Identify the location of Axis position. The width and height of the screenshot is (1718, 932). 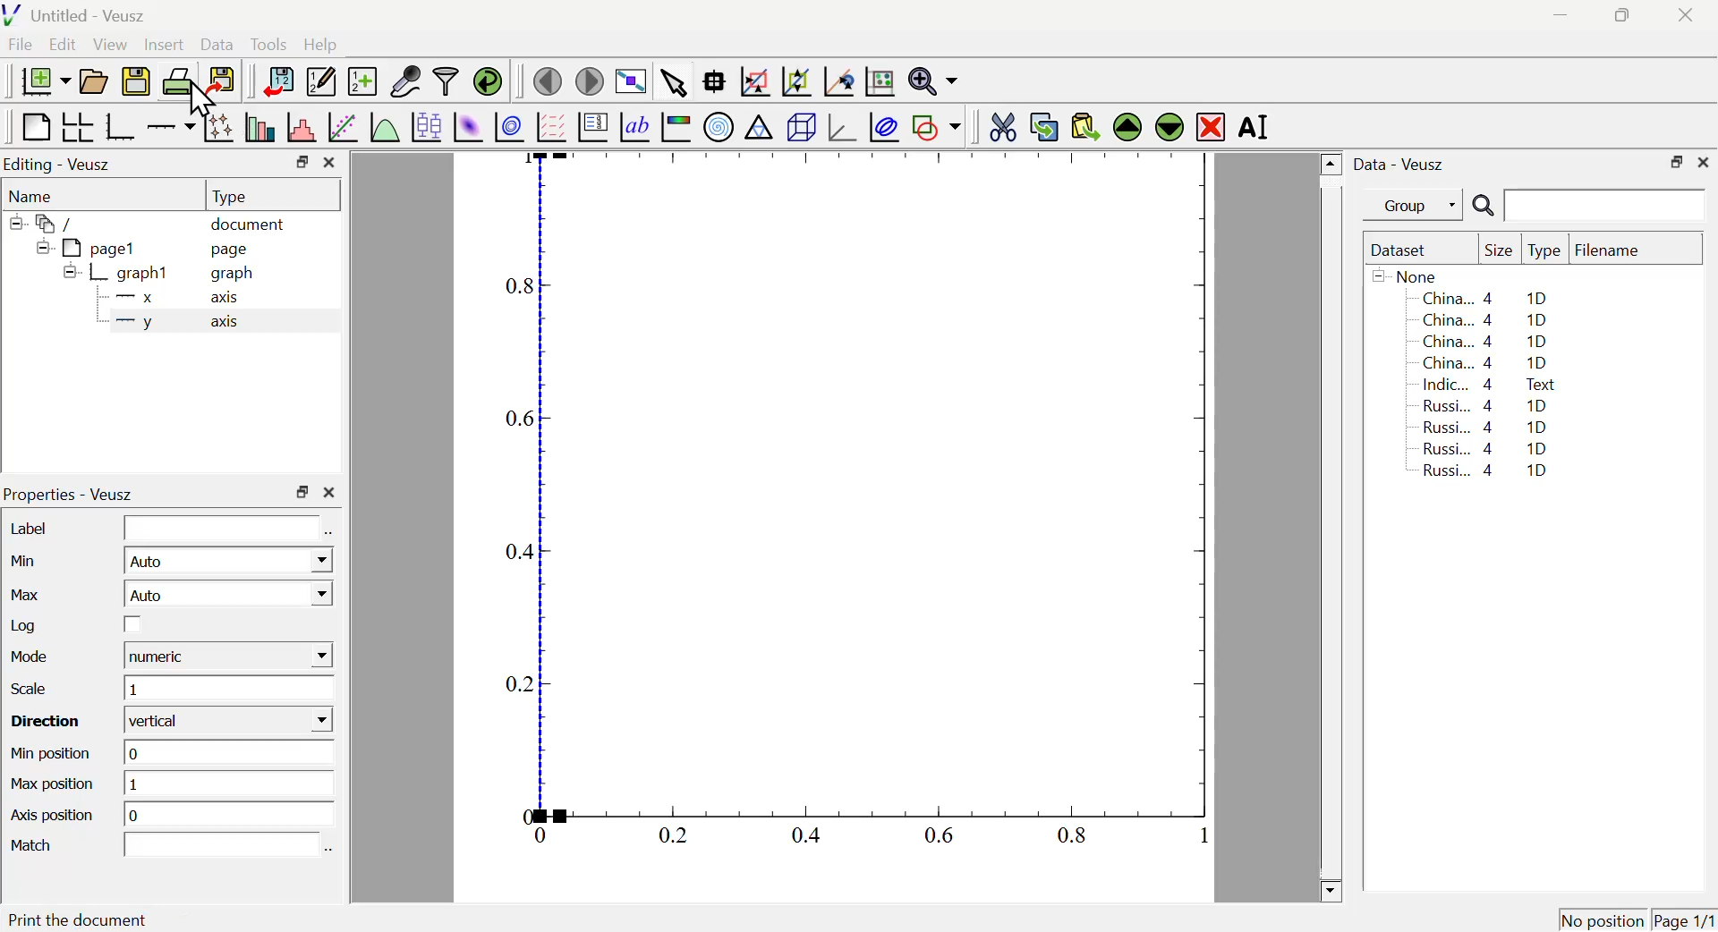
(52, 818).